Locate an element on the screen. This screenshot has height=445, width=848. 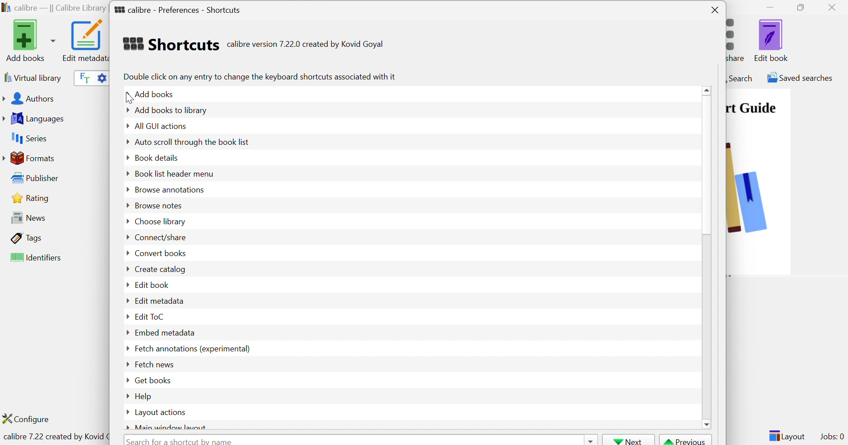
All GUI actions is located at coordinates (159, 126).